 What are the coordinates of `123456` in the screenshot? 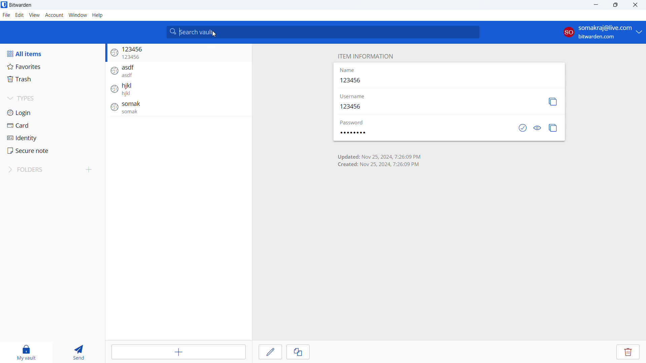 It's located at (354, 107).